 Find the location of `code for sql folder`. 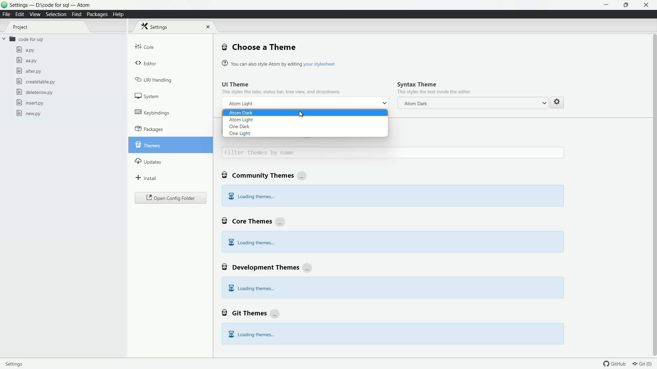

code for sql folder is located at coordinates (23, 39).